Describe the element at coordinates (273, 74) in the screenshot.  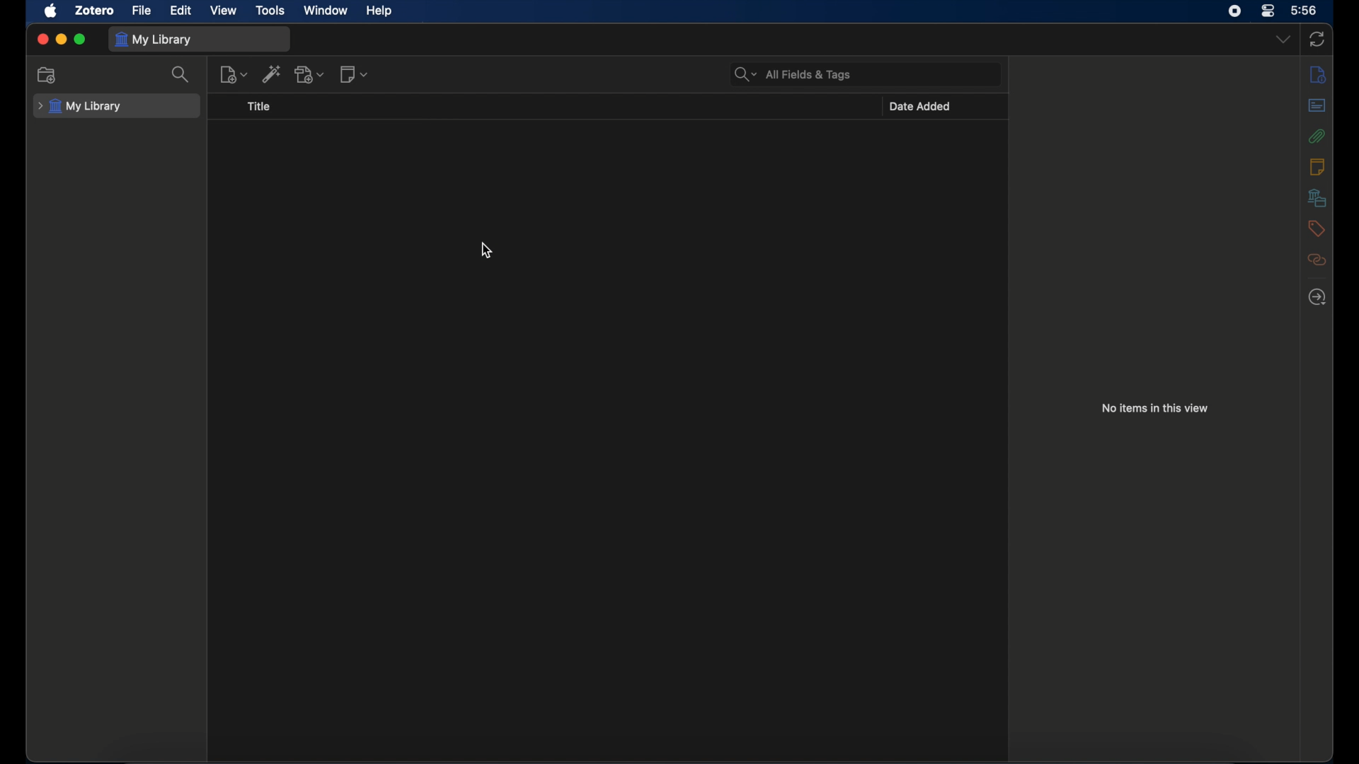
I see `add item by identifier` at that location.